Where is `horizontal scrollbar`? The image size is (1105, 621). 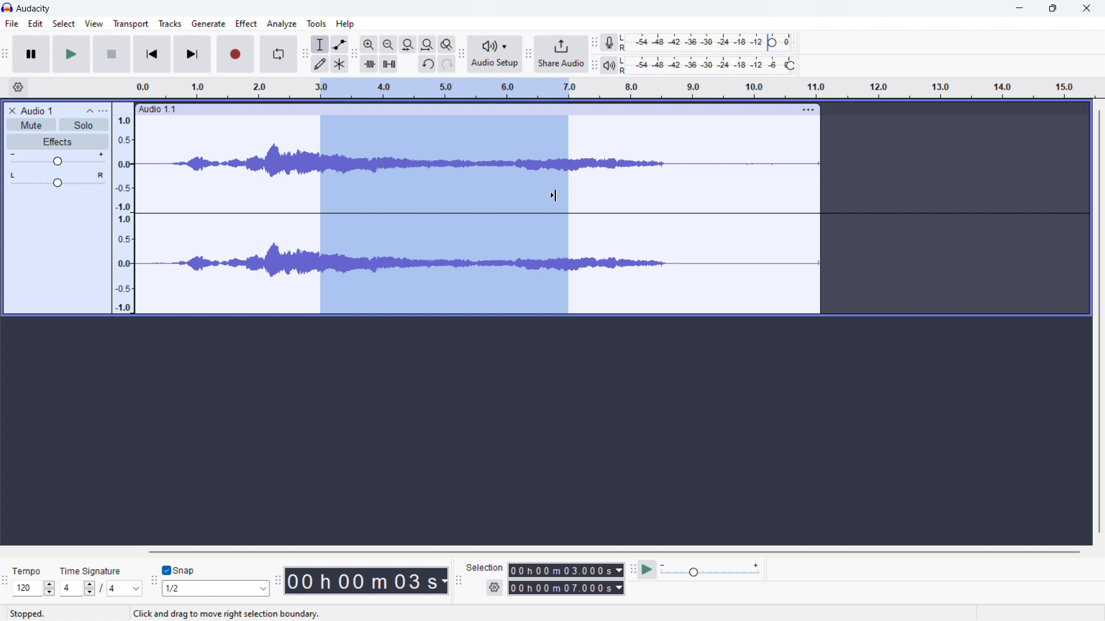
horizontal scrollbar is located at coordinates (616, 552).